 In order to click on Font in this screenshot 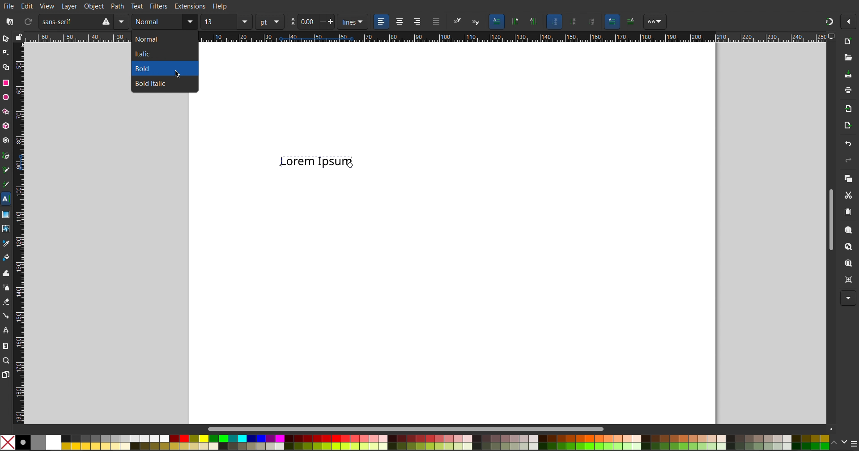, I will do `click(83, 22)`.